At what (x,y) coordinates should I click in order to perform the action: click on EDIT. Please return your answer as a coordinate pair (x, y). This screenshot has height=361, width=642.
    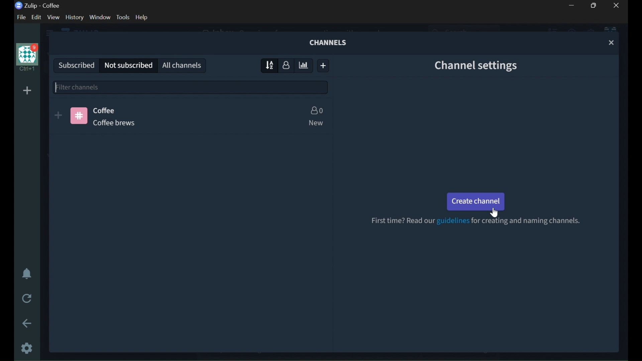
    Looking at the image, I should click on (38, 17).